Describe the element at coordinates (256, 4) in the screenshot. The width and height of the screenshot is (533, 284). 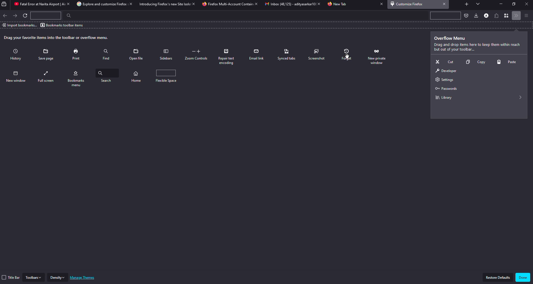
I see `close` at that location.